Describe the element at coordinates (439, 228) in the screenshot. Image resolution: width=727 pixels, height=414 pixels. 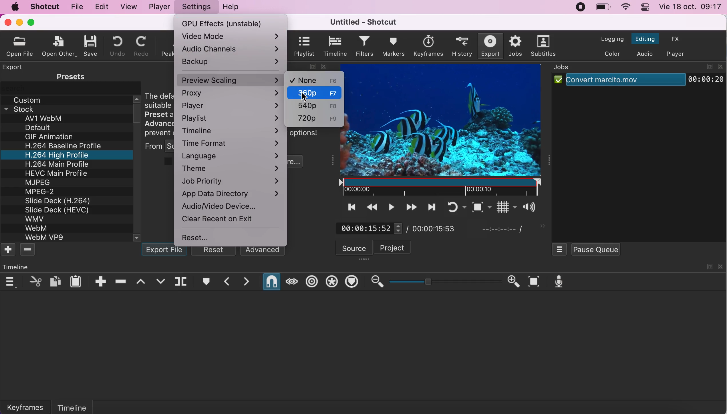
I see `total duration` at that location.